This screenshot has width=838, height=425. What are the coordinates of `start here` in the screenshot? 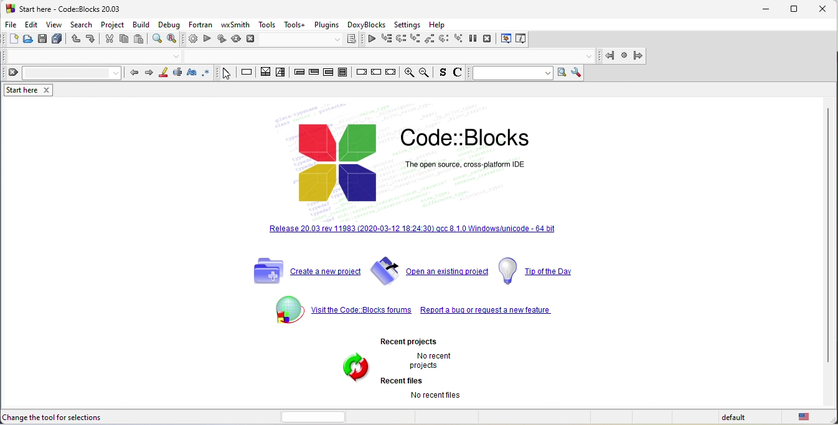 It's located at (20, 90).